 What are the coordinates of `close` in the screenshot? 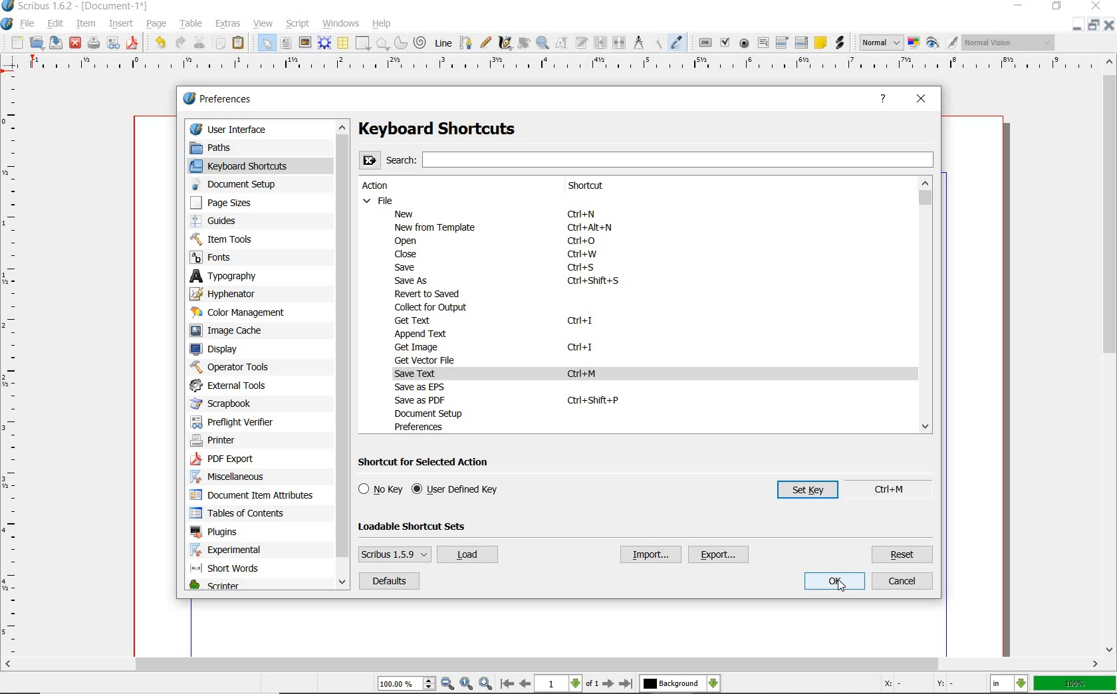 It's located at (75, 42).